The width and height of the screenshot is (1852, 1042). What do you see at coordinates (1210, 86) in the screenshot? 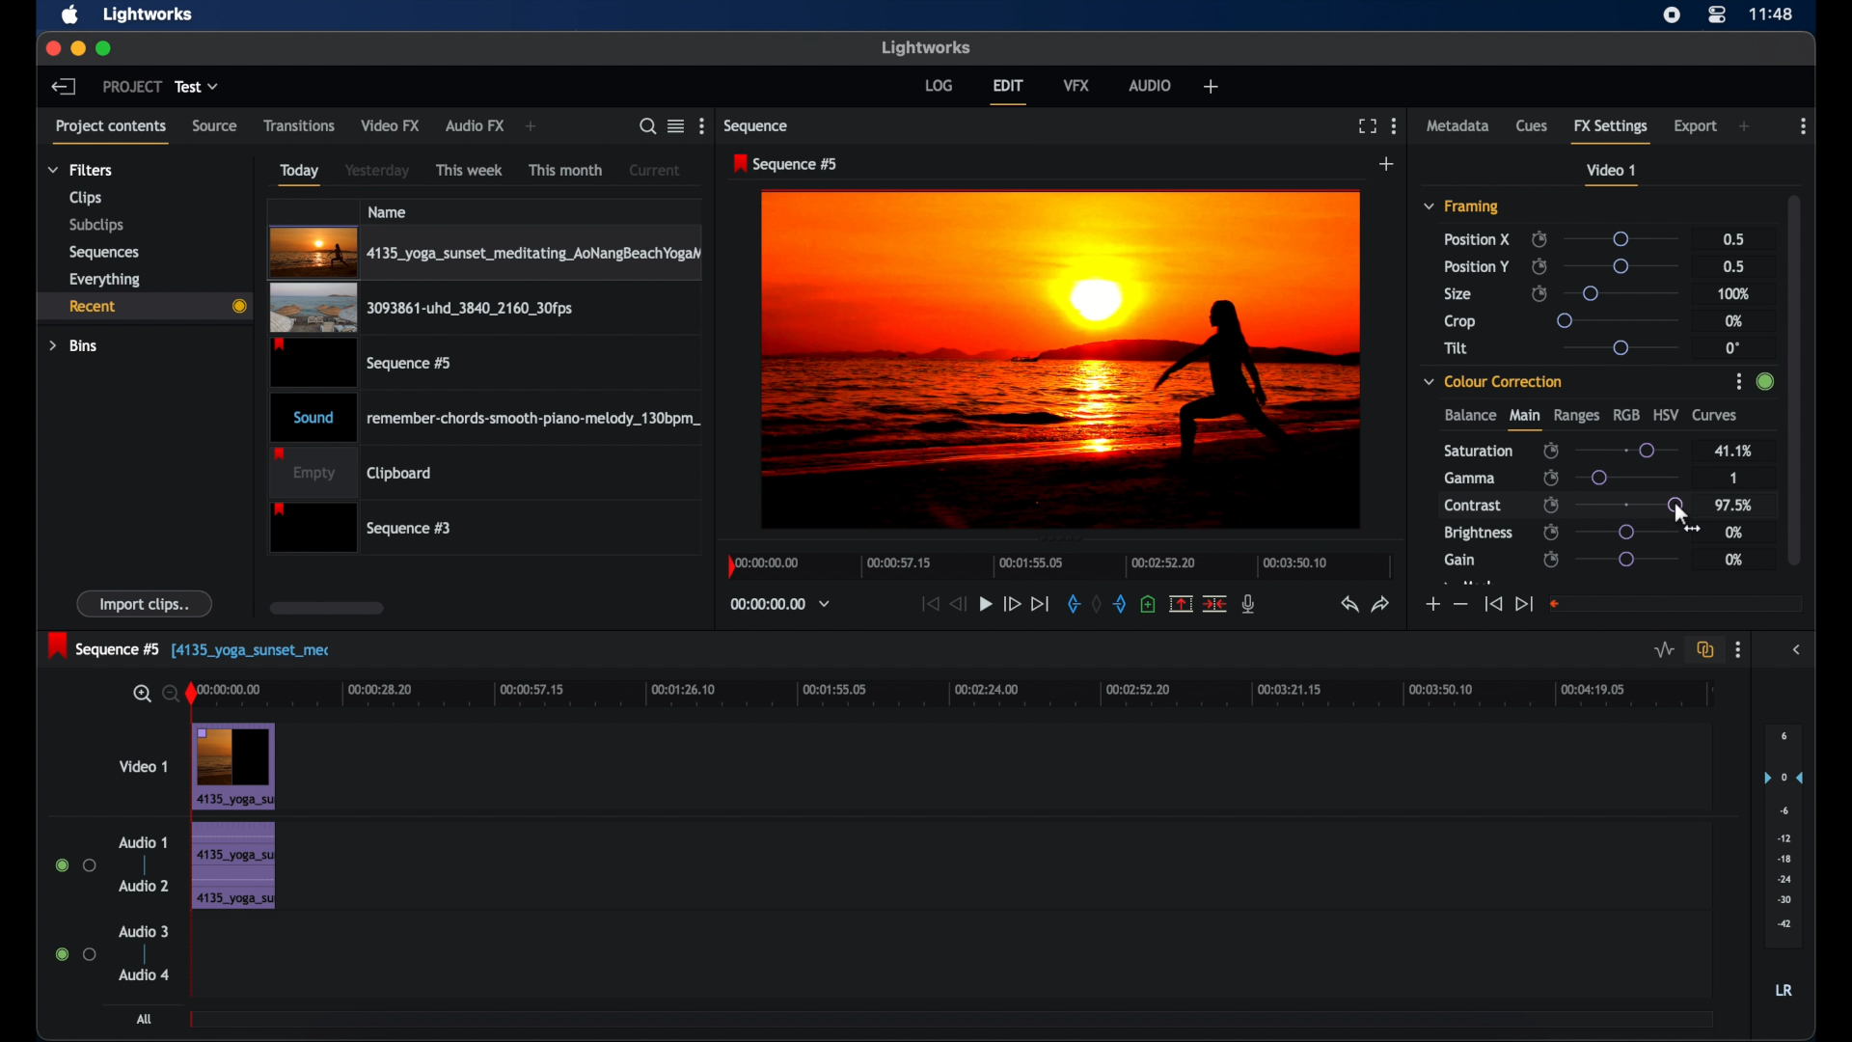
I see `add` at bounding box center [1210, 86].